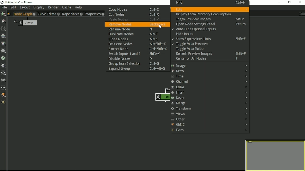 Image resolution: width=305 pixels, height=171 pixels. Describe the element at coordinates (209, 109) in the screenshot. I see `Transform` at that location.